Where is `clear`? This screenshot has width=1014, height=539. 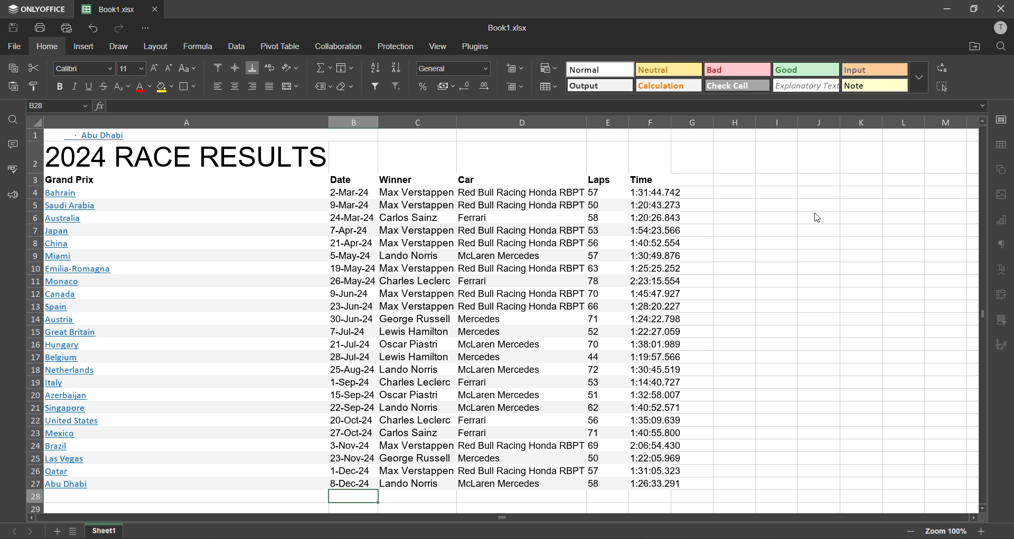 clear is located at coordinates (348, 86).